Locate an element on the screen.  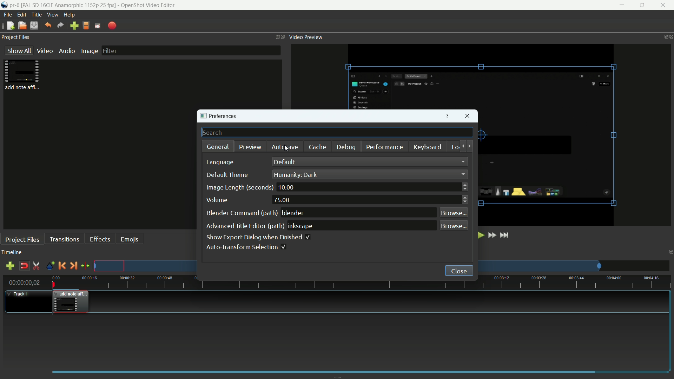
preferences is located at coordinates (218, 116).